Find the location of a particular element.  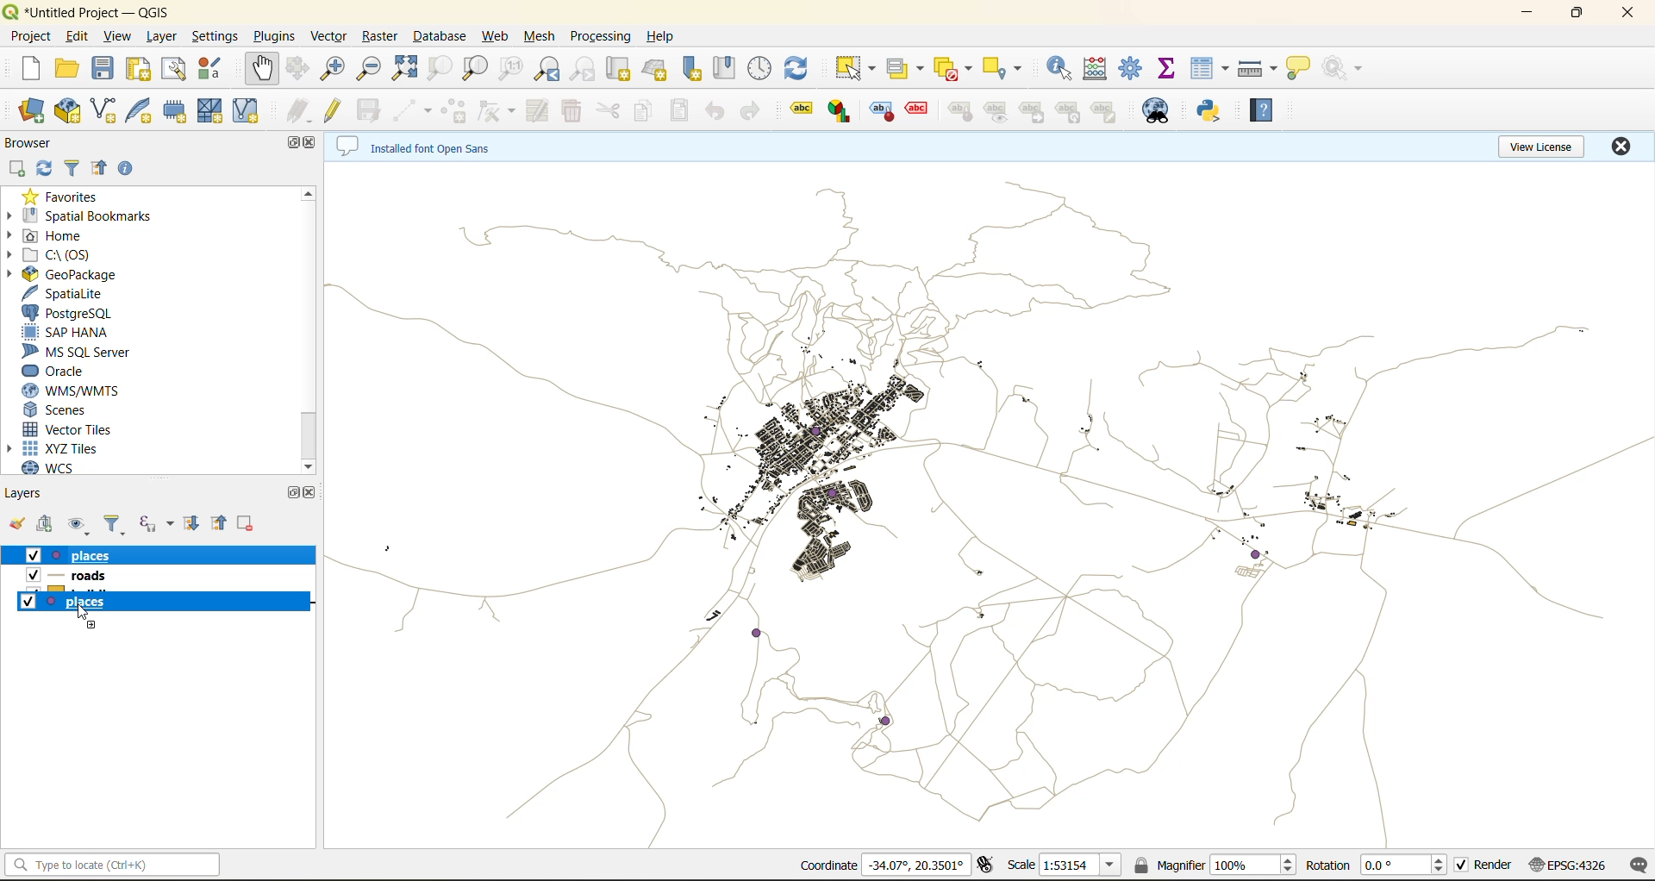

new is located at coordinates (27, 69).